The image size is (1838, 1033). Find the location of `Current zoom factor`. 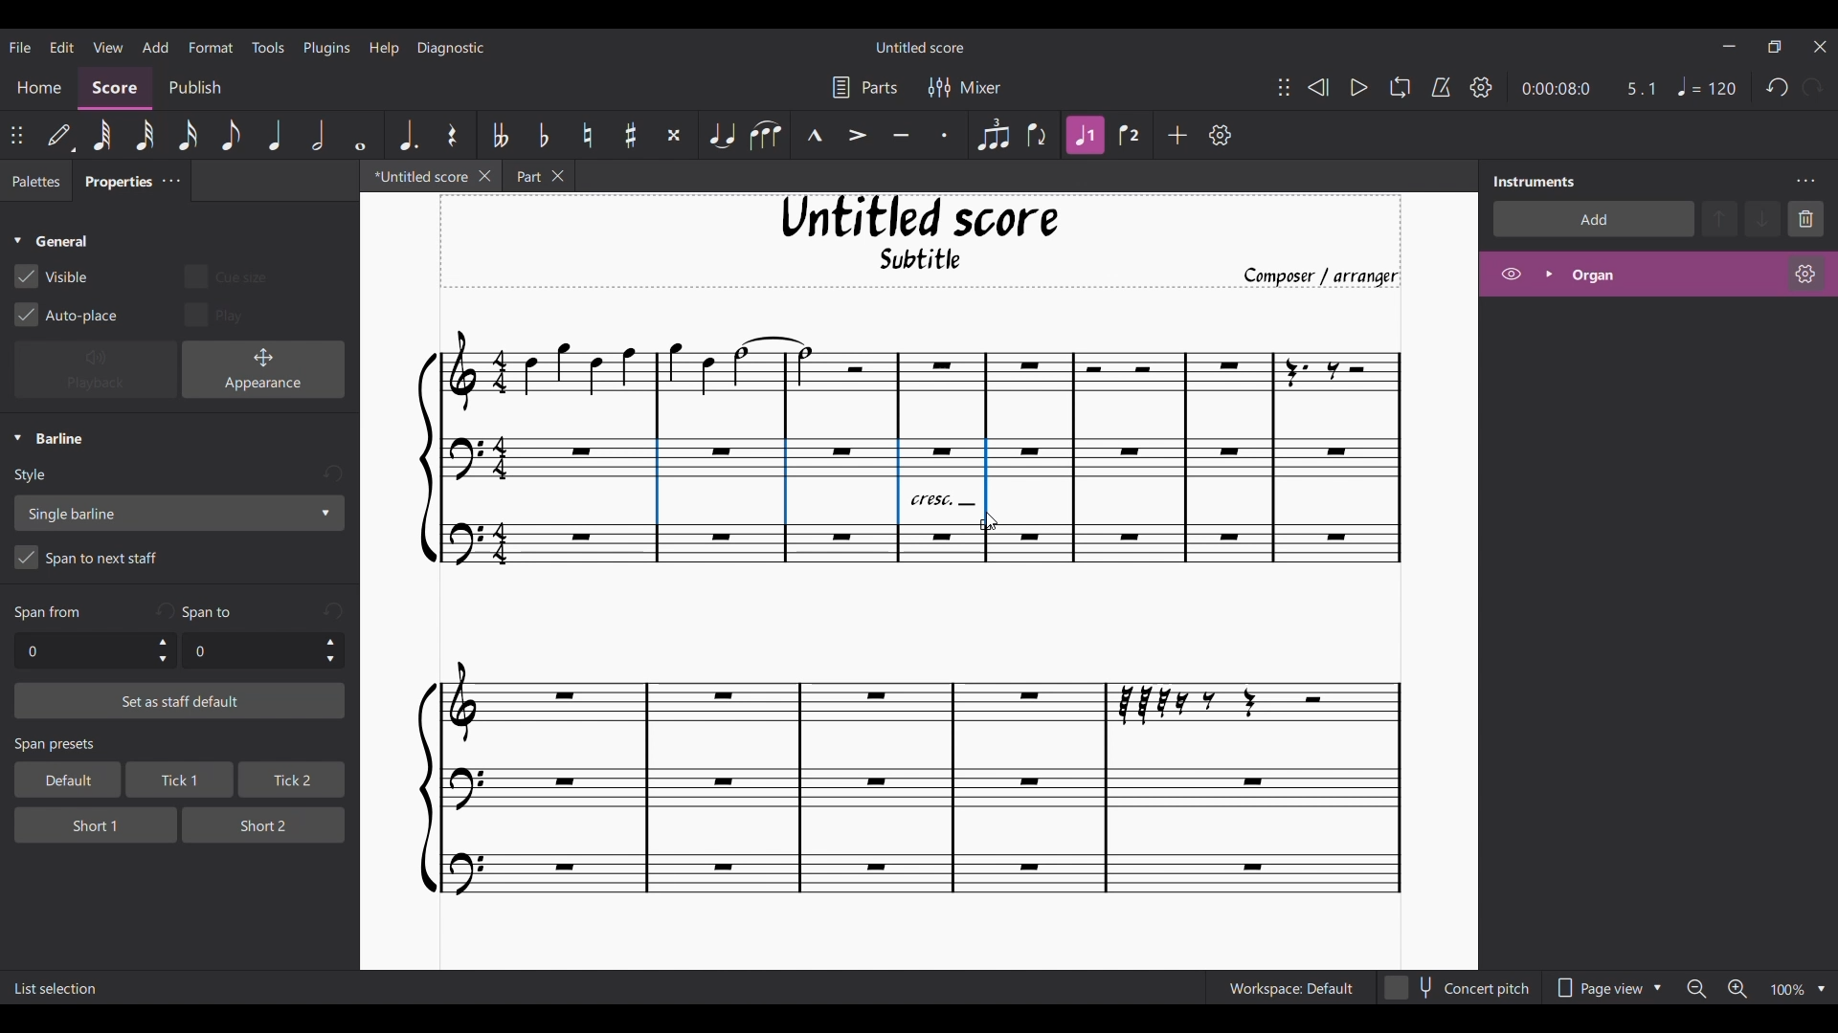

Current zoom factor is located at coordinates (1786, 991).